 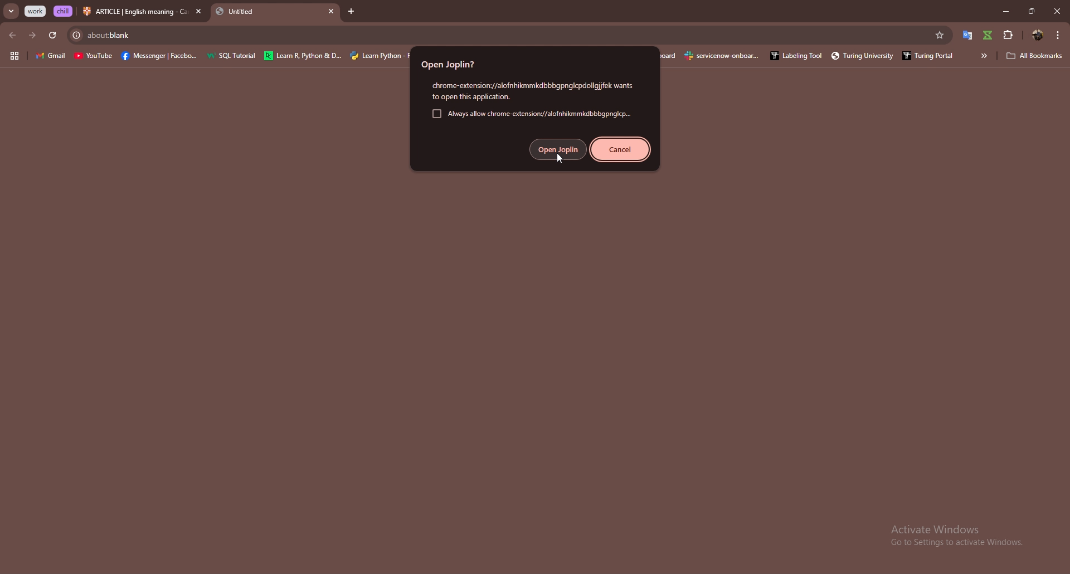 What do you see at coordinates (560, 157) in the screenshot?
I see `CUrsor` at bounding box center [560, 157].